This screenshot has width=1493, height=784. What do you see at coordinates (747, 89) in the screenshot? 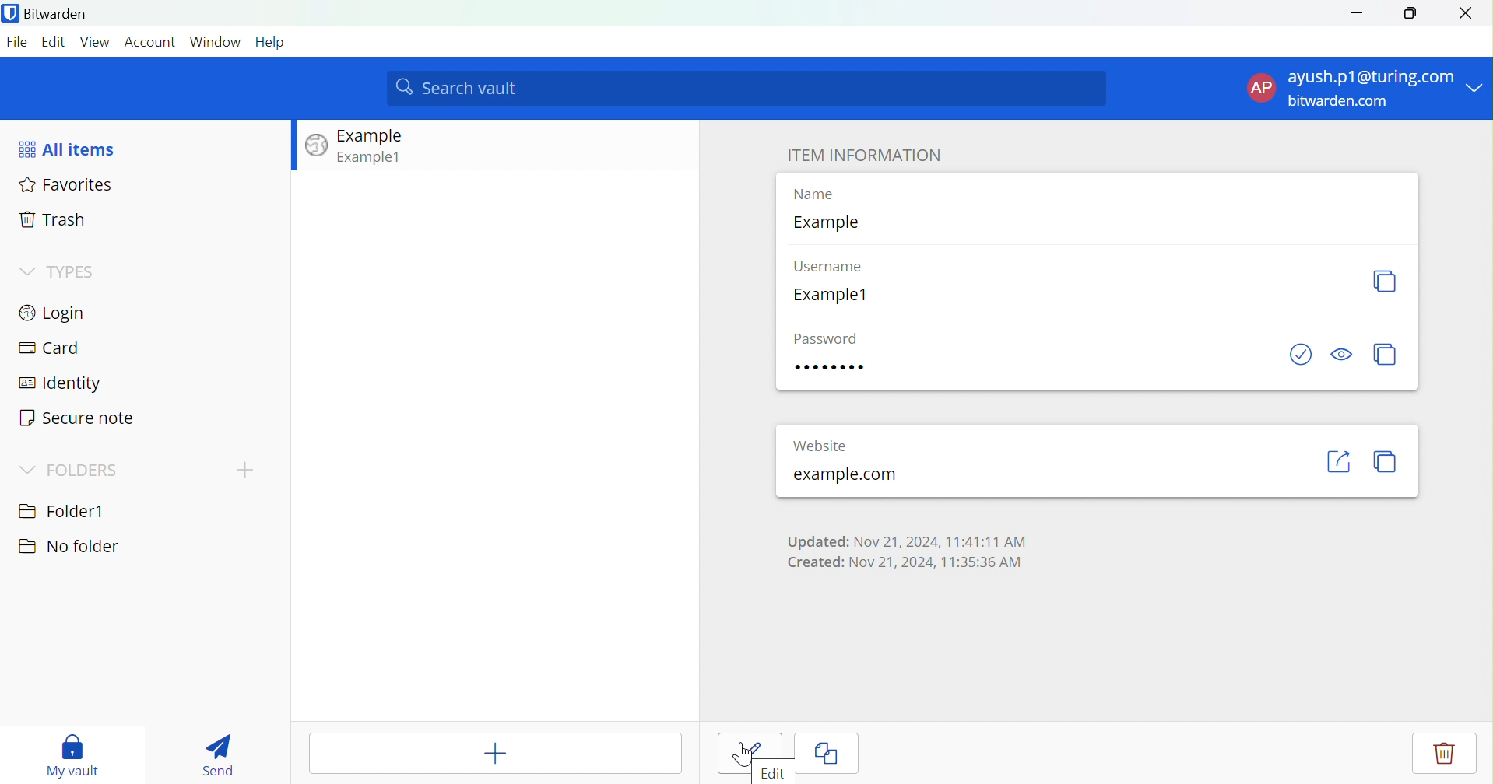
I see `Search vault` at bounding box center [747, 89].